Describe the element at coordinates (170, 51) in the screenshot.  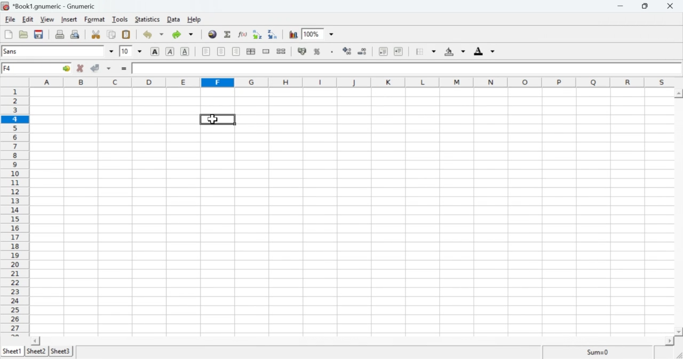
I see `Italics` at that location.